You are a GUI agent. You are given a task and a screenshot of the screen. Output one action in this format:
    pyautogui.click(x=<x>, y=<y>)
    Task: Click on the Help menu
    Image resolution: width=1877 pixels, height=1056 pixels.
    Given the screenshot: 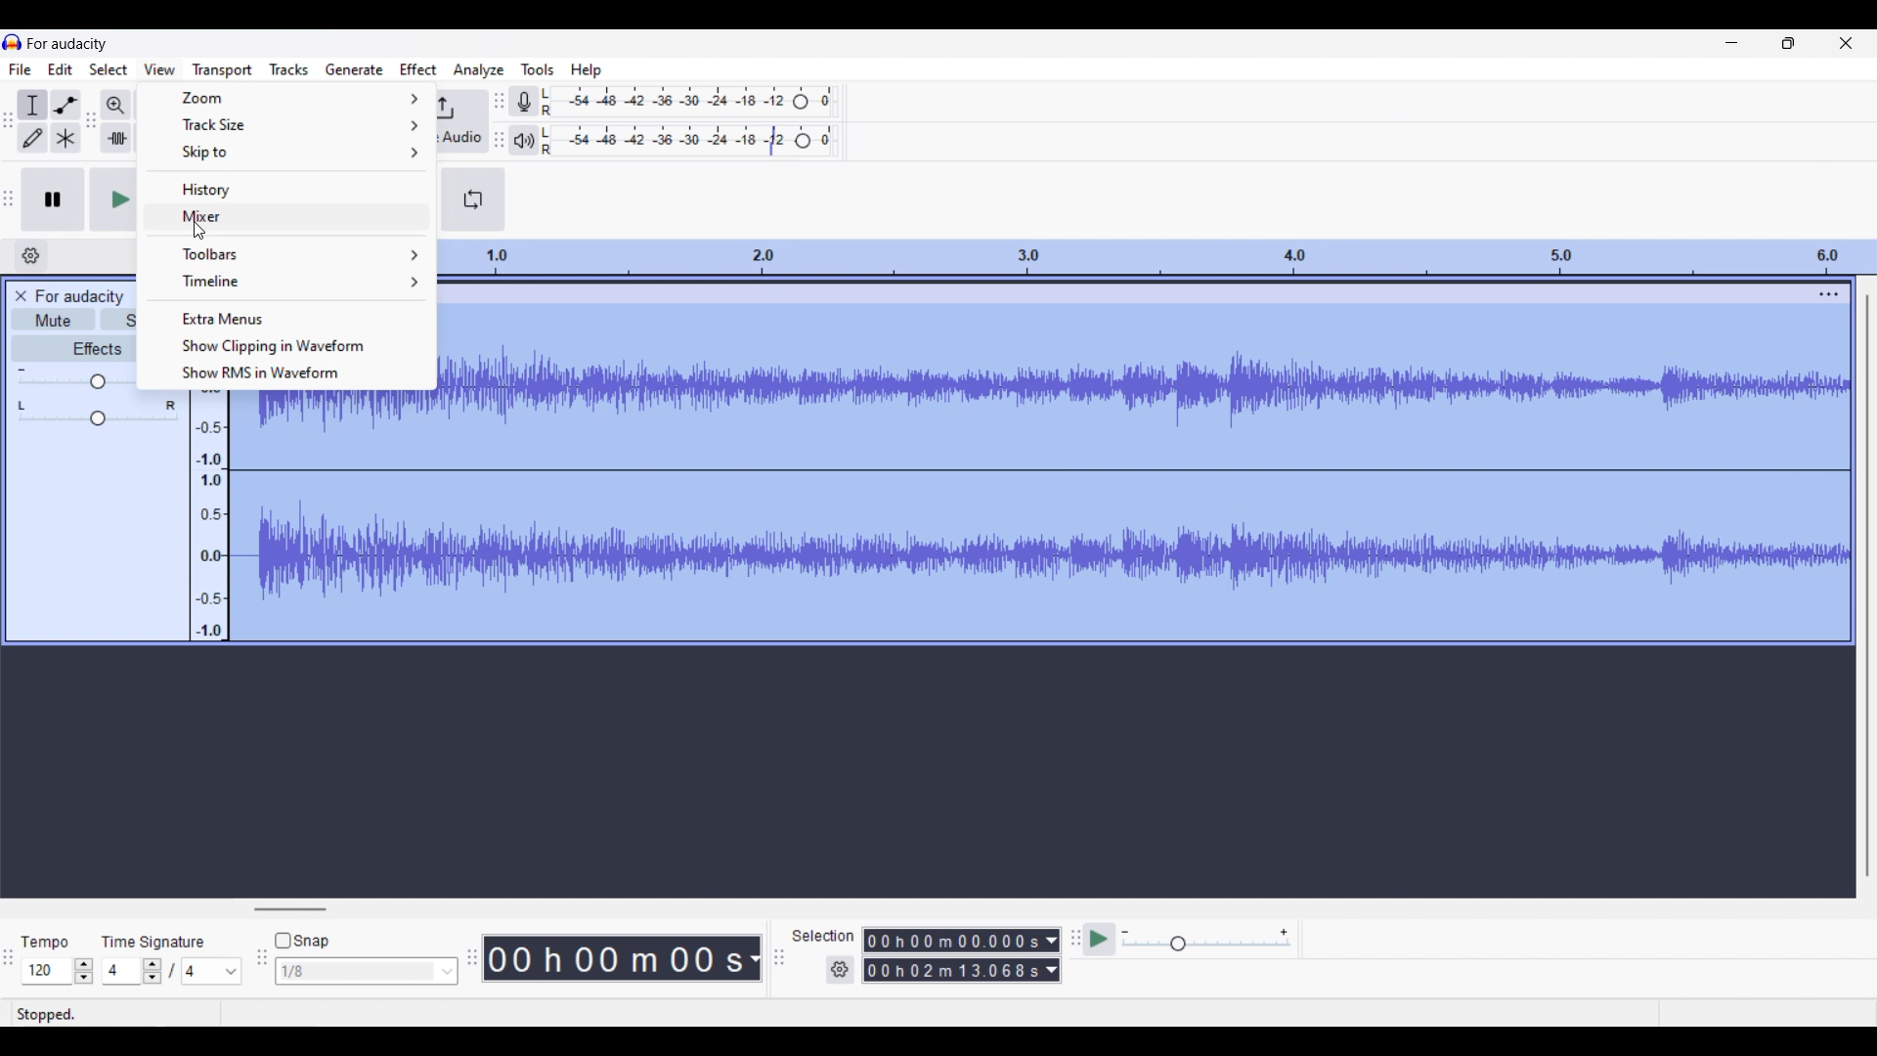 What is the action you would take?
    pyautogui.click(x=587, y=71)
    